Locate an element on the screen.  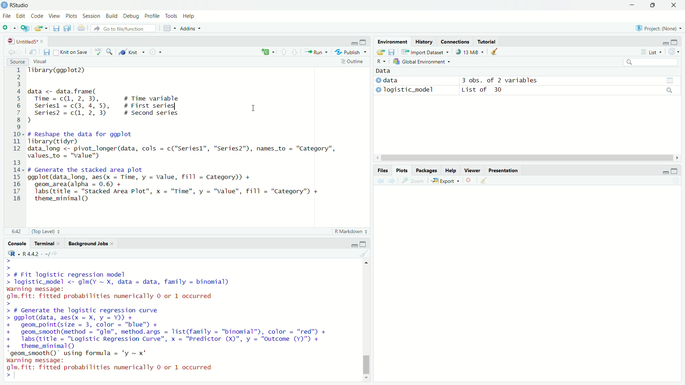
Tools is located at coordinates (171, 16).